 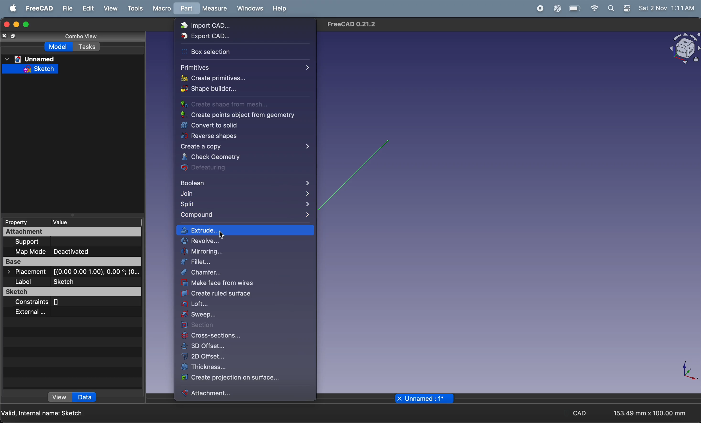 What do you see at coordinates (243, 136) in the screenshot?
I see `reverse shapes` at bounding box center [243, 136].